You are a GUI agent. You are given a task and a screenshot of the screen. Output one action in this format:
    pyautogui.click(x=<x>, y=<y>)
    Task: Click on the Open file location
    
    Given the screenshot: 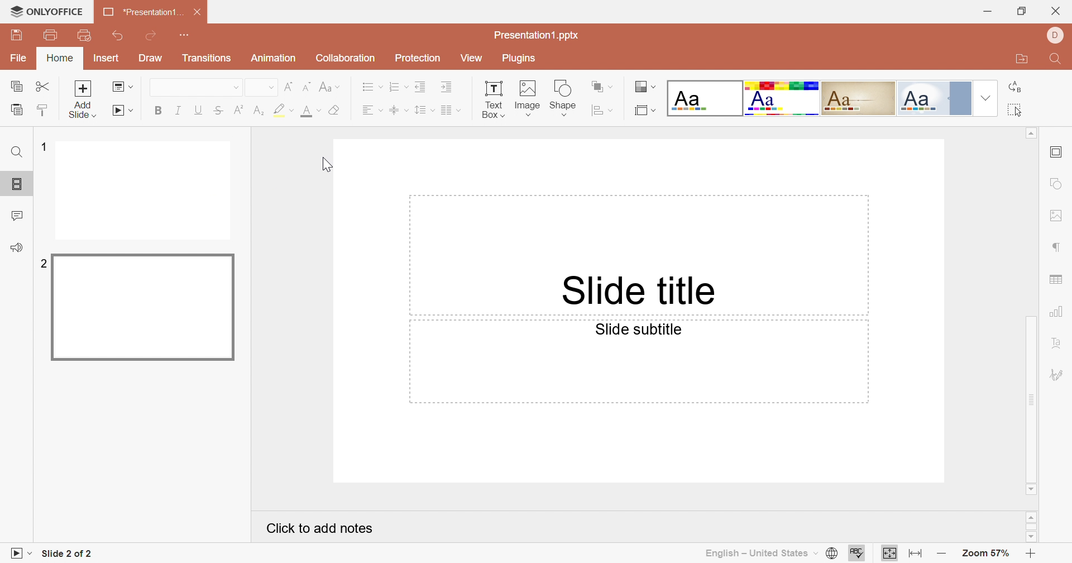 What is the action you would take?
    pyautogui.click(x=1020, y=59)
    